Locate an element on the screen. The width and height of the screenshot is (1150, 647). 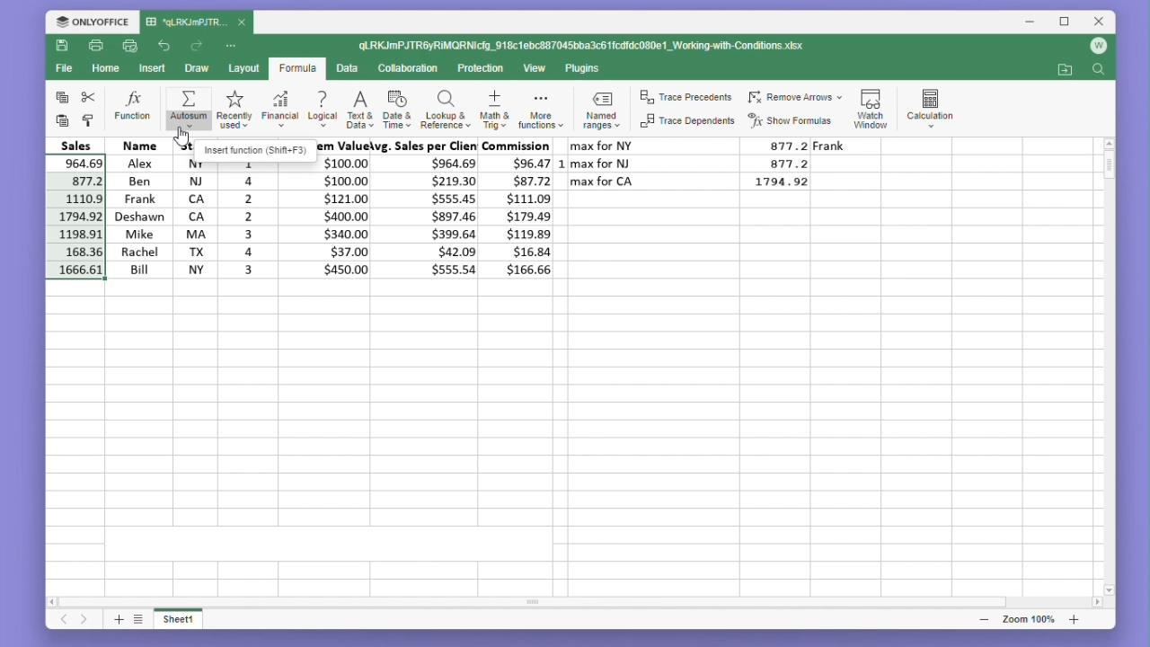
Named ranges is located at coordinates (605, 109).